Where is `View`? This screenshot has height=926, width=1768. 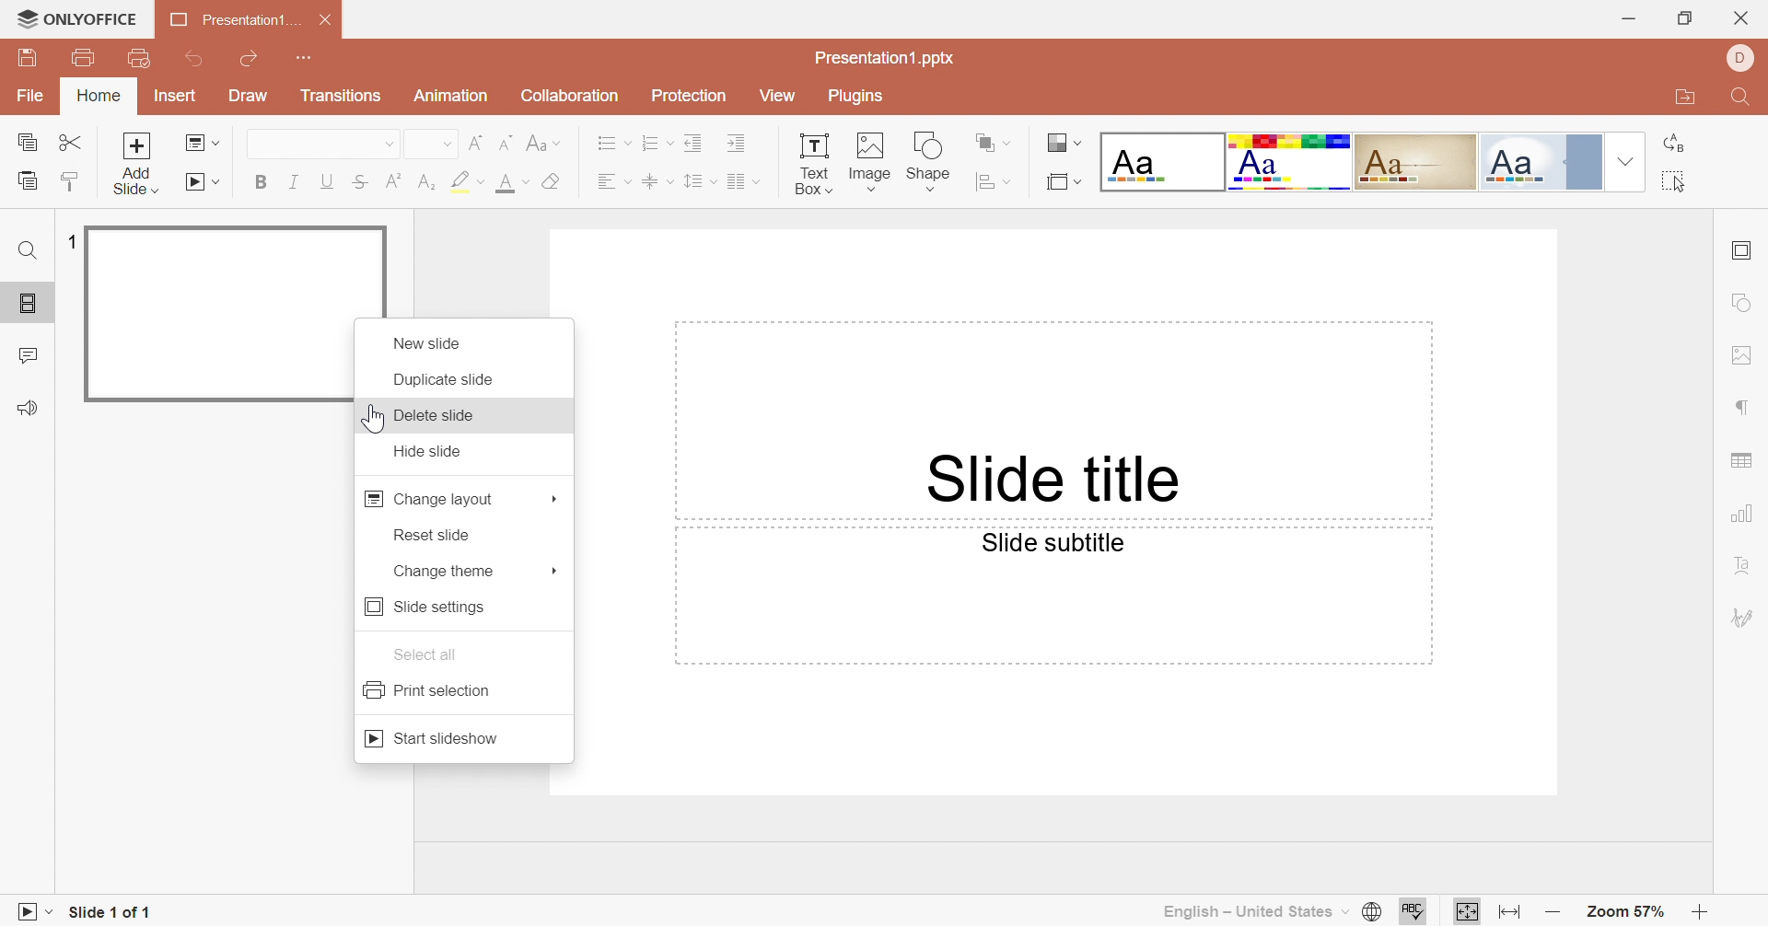 View is located at coordinates (779, 96).